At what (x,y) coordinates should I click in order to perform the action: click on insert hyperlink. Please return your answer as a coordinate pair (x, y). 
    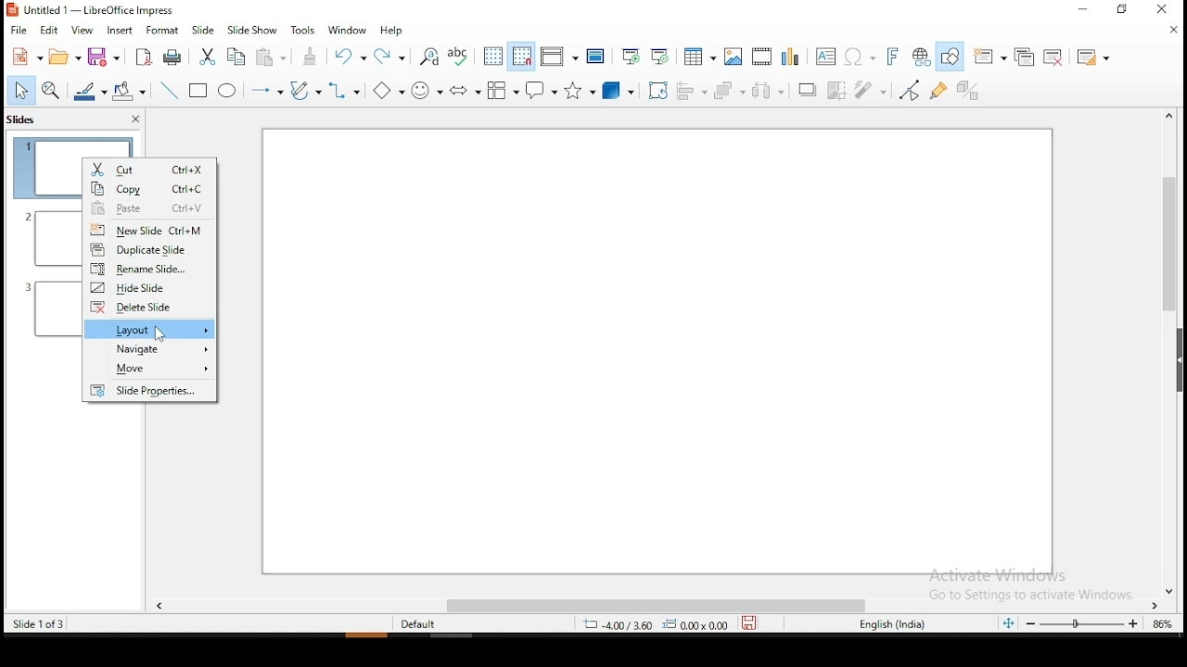
    Looking at the image, I should click on (923, 56).